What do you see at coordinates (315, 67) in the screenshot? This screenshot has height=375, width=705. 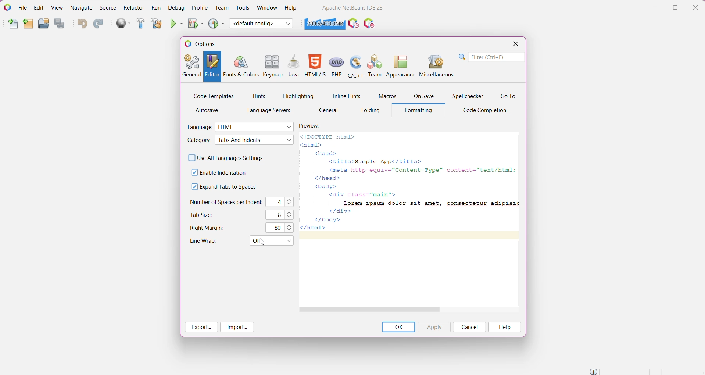 I see `HTML/JS` at bounding box center [315, 67].